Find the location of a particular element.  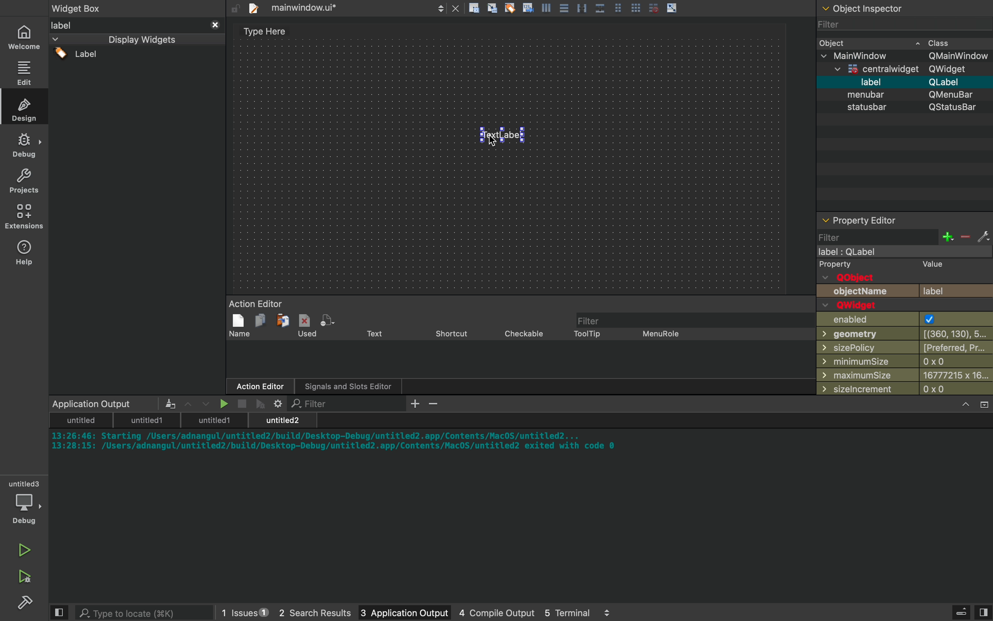

run is located at coordinates (25, 547).